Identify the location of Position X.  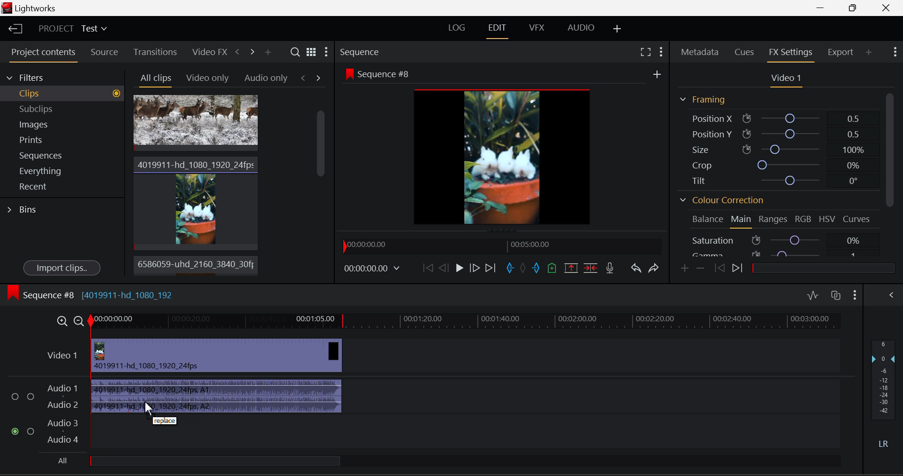
(782, 117).